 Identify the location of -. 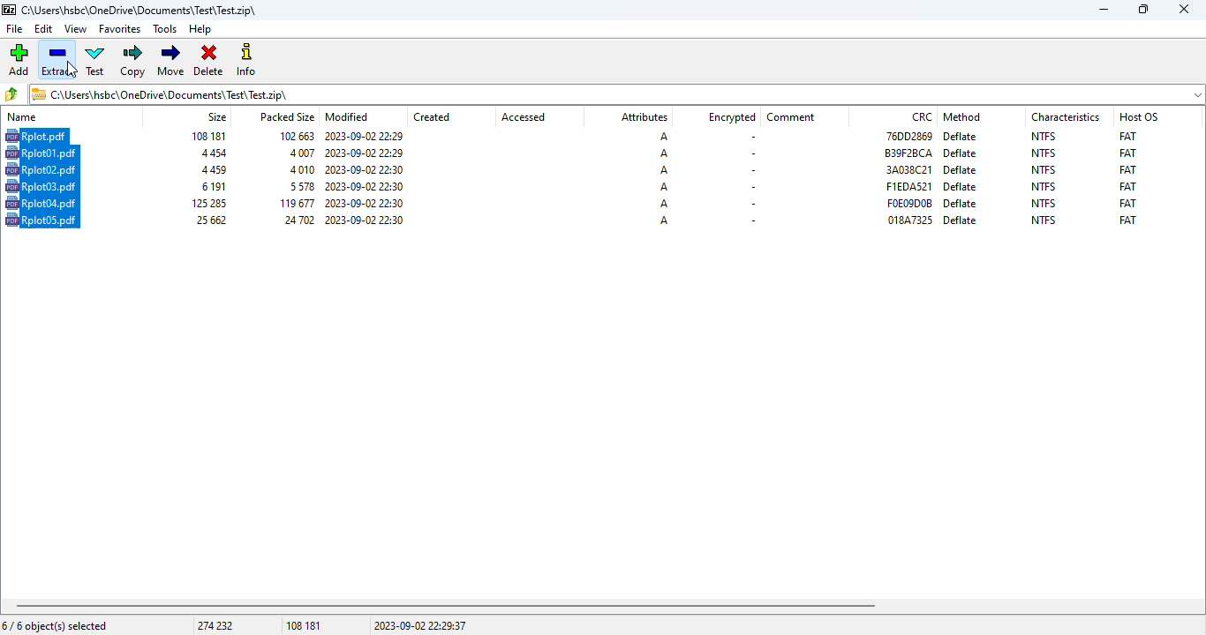
(751, 204).